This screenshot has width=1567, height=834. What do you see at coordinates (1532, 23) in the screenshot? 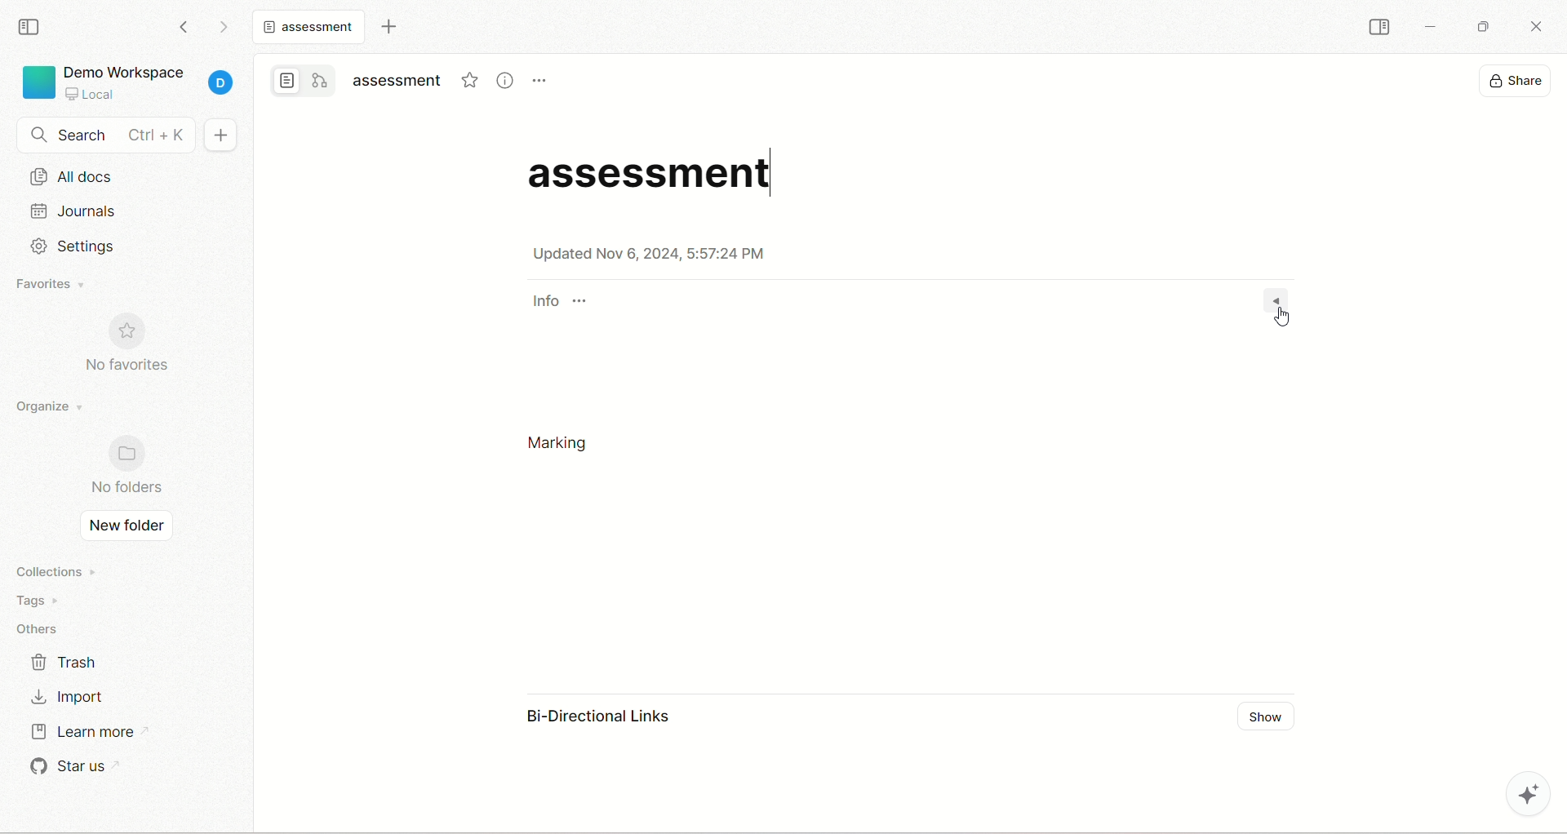
I see `CLOSE` at bounding box center [1532, 23].